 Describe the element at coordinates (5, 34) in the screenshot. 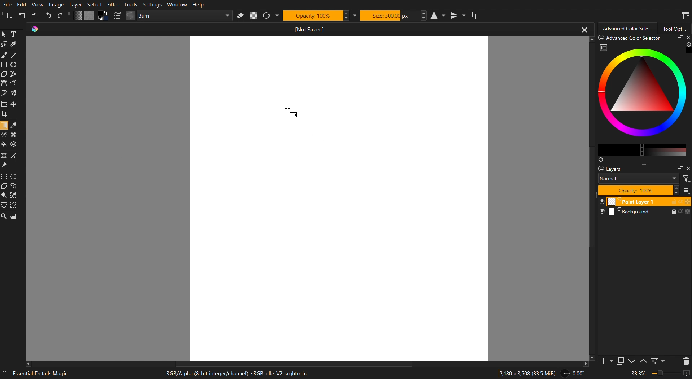

I see `Pointer` at that location.